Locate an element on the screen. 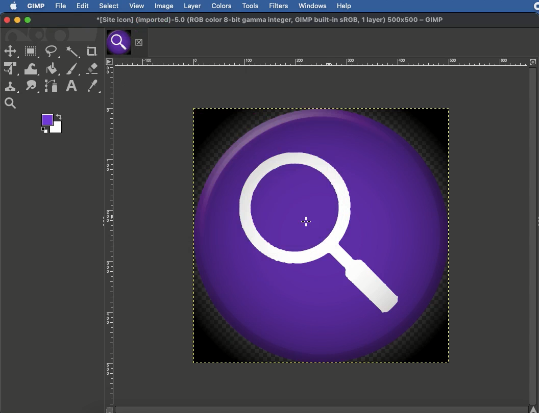  Rectangular selection is located at coordinates (32, 52).